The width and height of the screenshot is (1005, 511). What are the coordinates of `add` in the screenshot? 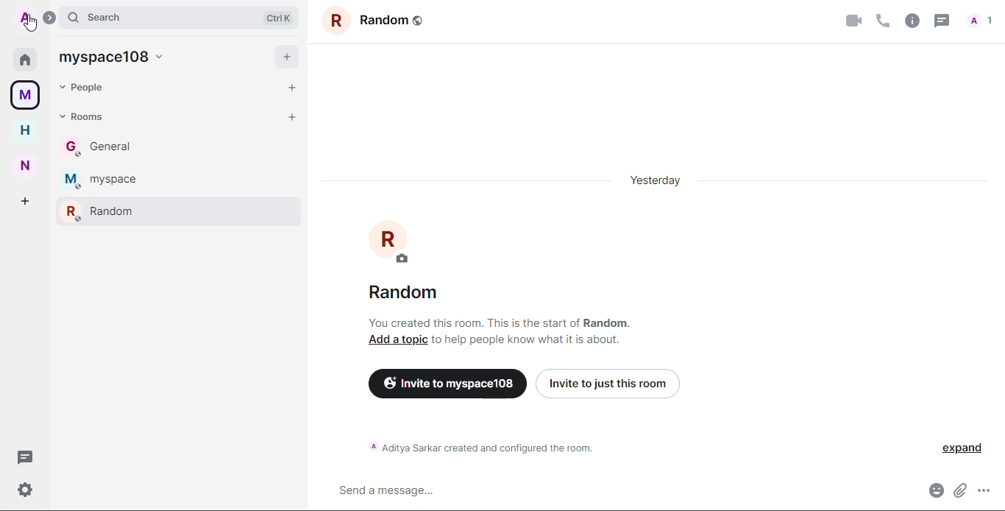 It's located at (293, 87).